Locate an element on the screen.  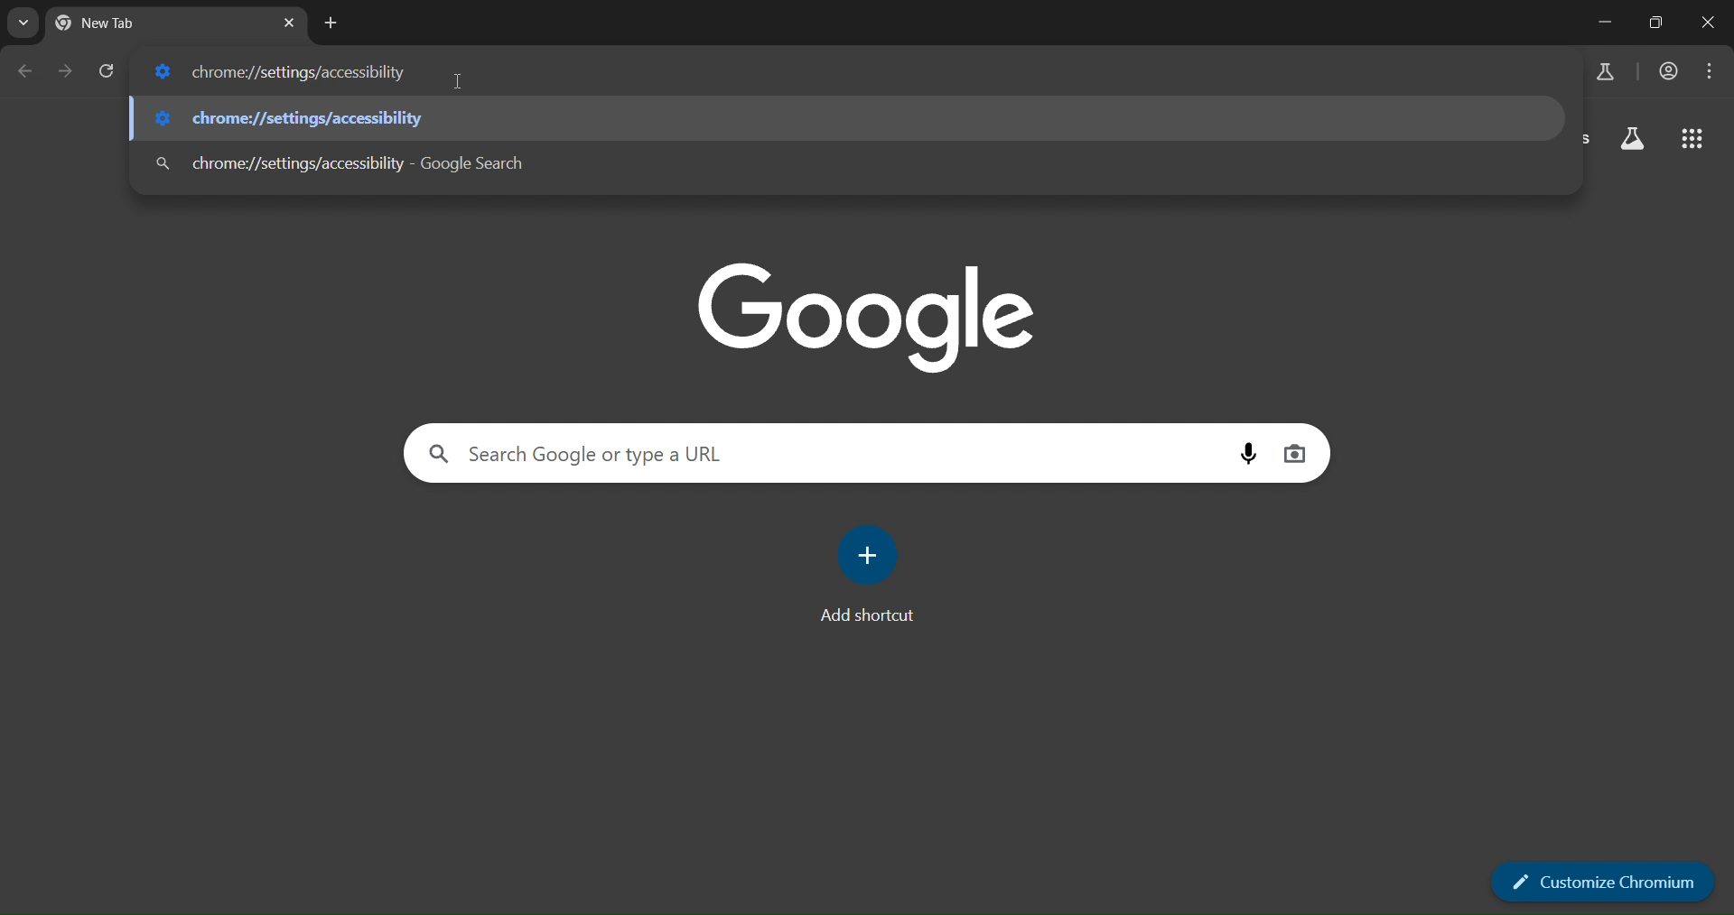
search labs is located at coordinates (1608, 75).